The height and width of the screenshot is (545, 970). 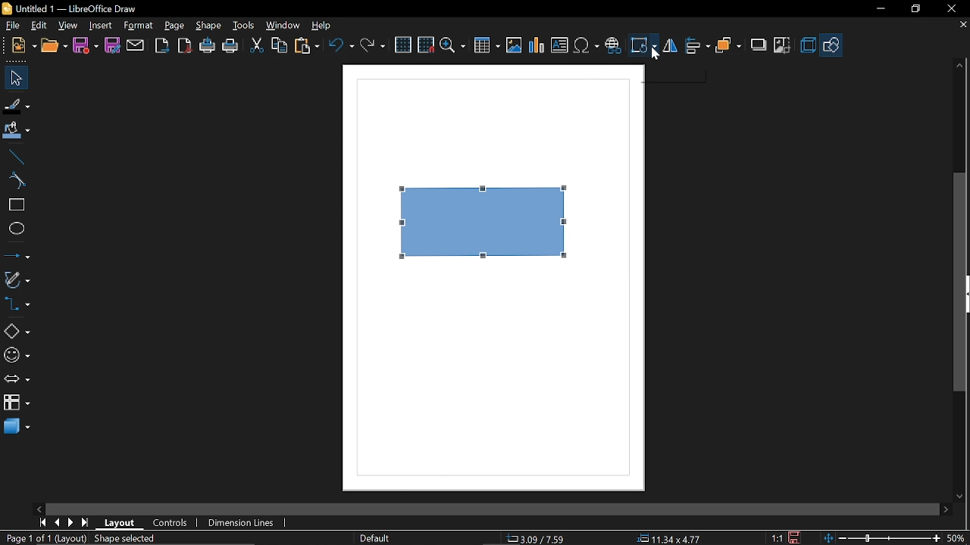 What do you see at coordinates (69, 8) in the screenshot?
I see `Untitled 1 - LibreOffice Draw` at bounding box center [69, 8].